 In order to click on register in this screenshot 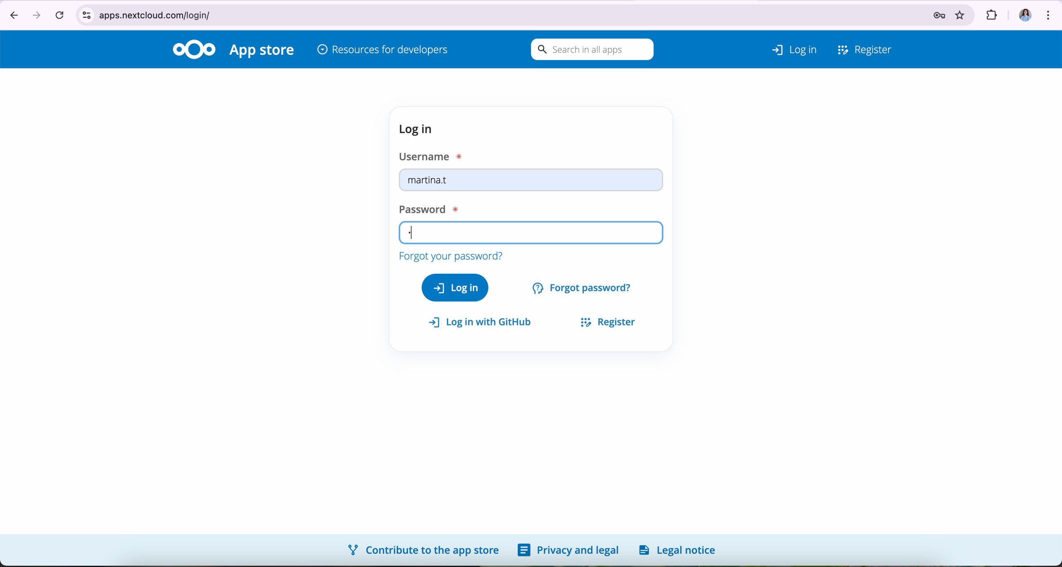, I will do `click(604, 320)`.